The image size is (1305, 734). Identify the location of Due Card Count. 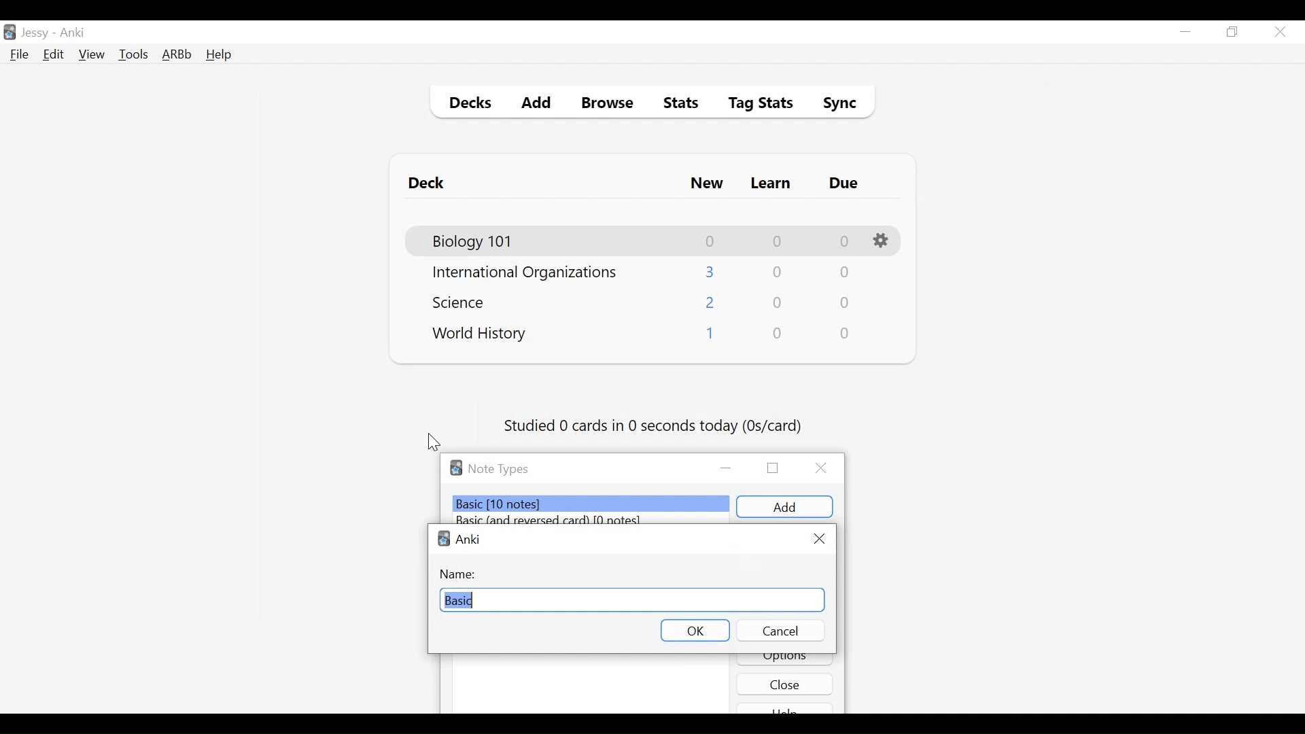
(846, 304).